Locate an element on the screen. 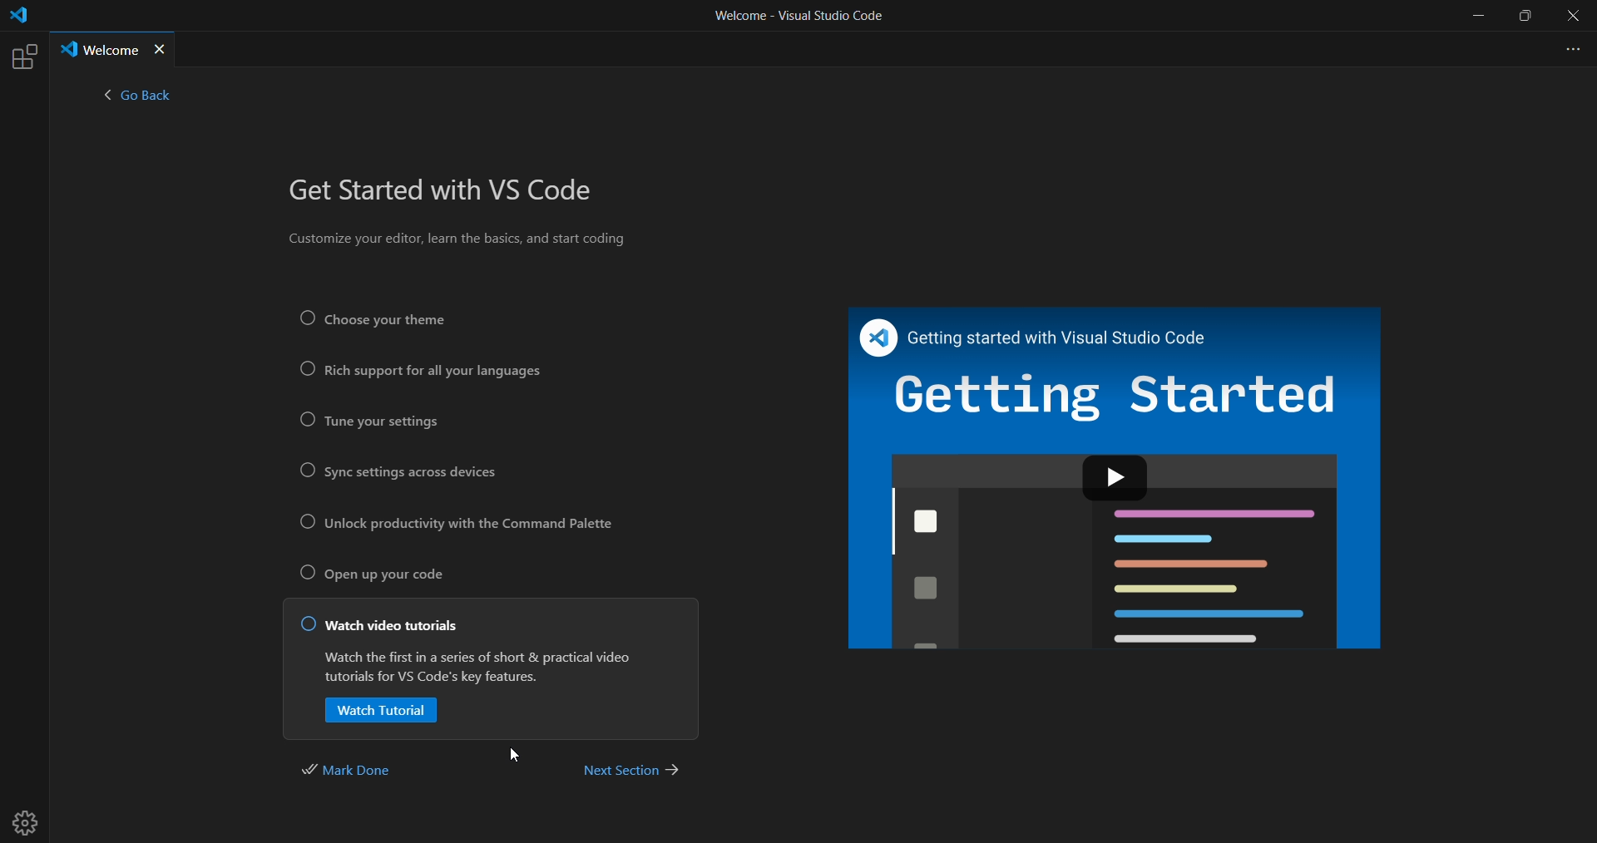 Image resolution: width=1597 pixels, height=843 pixels. extensions is located at coordinates (22, 57).